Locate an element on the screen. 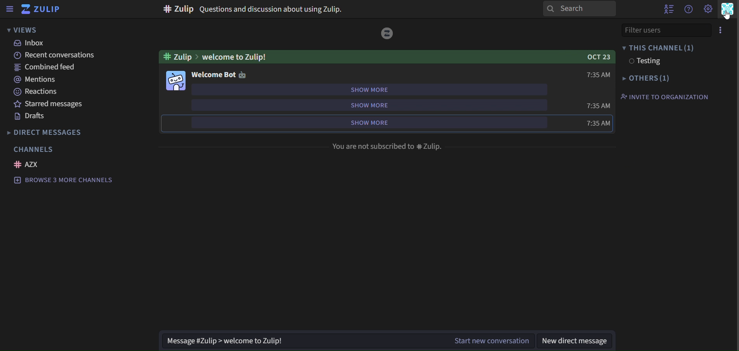  drafts is located at coordinates (29, 116).